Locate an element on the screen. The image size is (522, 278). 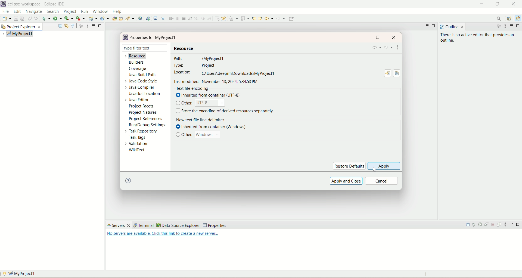
java EE is located at coordinates (518, 18).